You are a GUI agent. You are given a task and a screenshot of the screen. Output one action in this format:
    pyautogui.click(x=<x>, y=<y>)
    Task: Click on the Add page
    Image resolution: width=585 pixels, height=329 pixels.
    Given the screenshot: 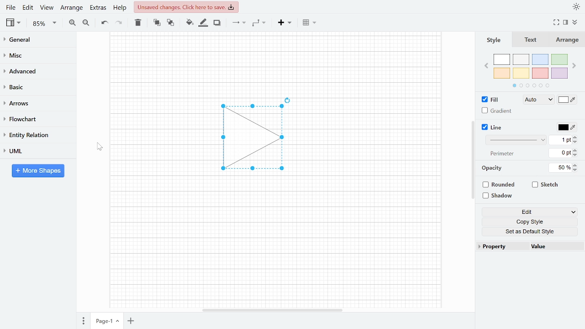 What is the action you would take?
    pyautogui.click(x=133, y=322)
    